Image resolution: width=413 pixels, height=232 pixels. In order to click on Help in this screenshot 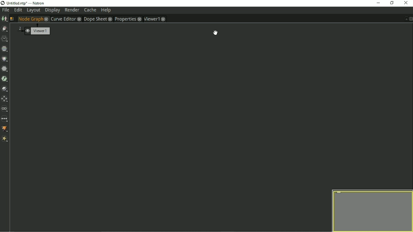, I will do `click(106, 11)`.